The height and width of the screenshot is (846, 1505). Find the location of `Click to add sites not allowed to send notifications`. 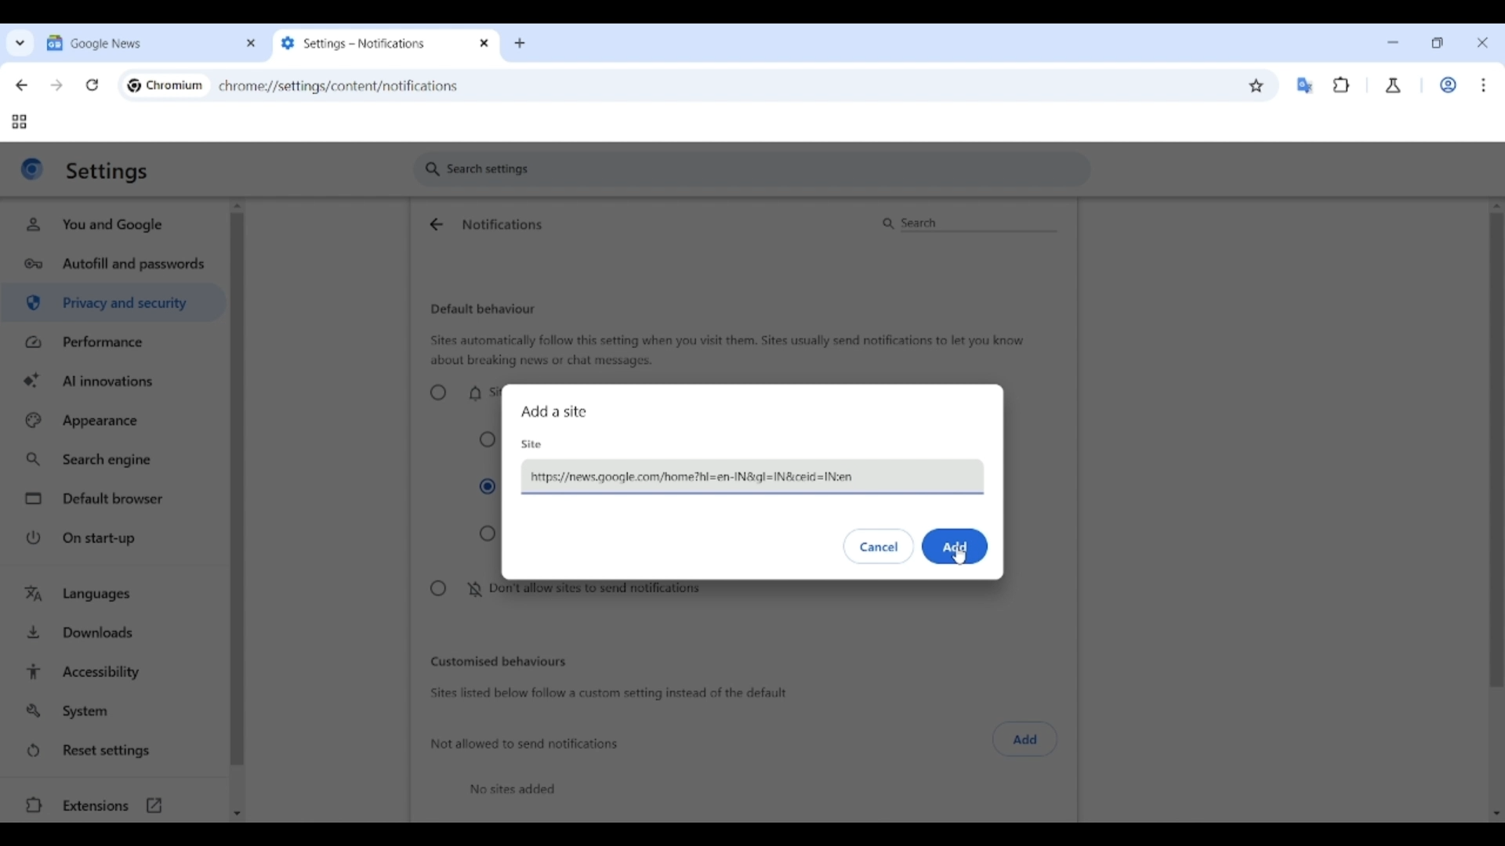

Click to add sites not allowed to send notifications is located at coordinates (1025, 739).